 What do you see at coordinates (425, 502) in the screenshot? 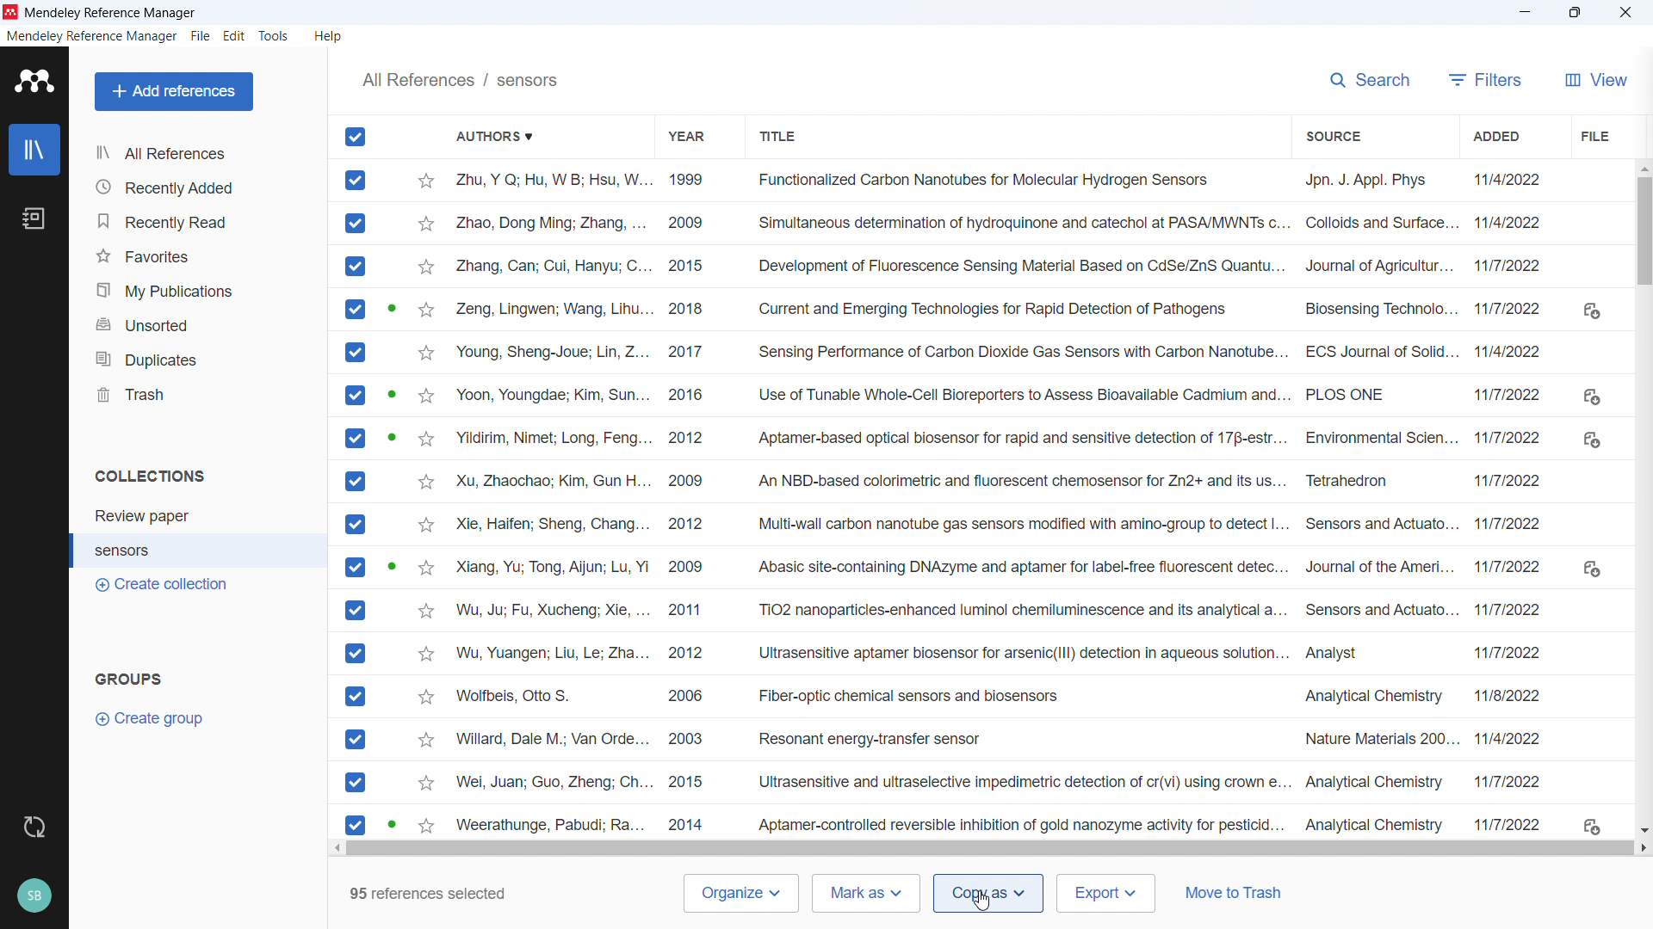
I see `Starmark individual entries ` at bounding box center [425, 502].